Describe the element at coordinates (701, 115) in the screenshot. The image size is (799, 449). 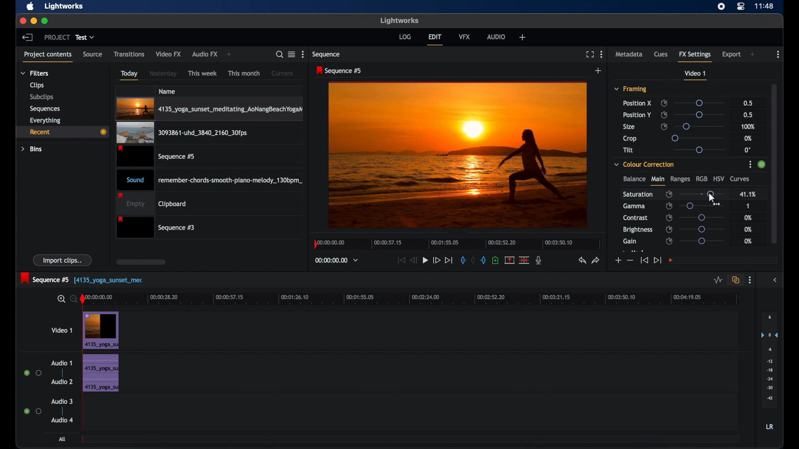
I see `slider` at that location.